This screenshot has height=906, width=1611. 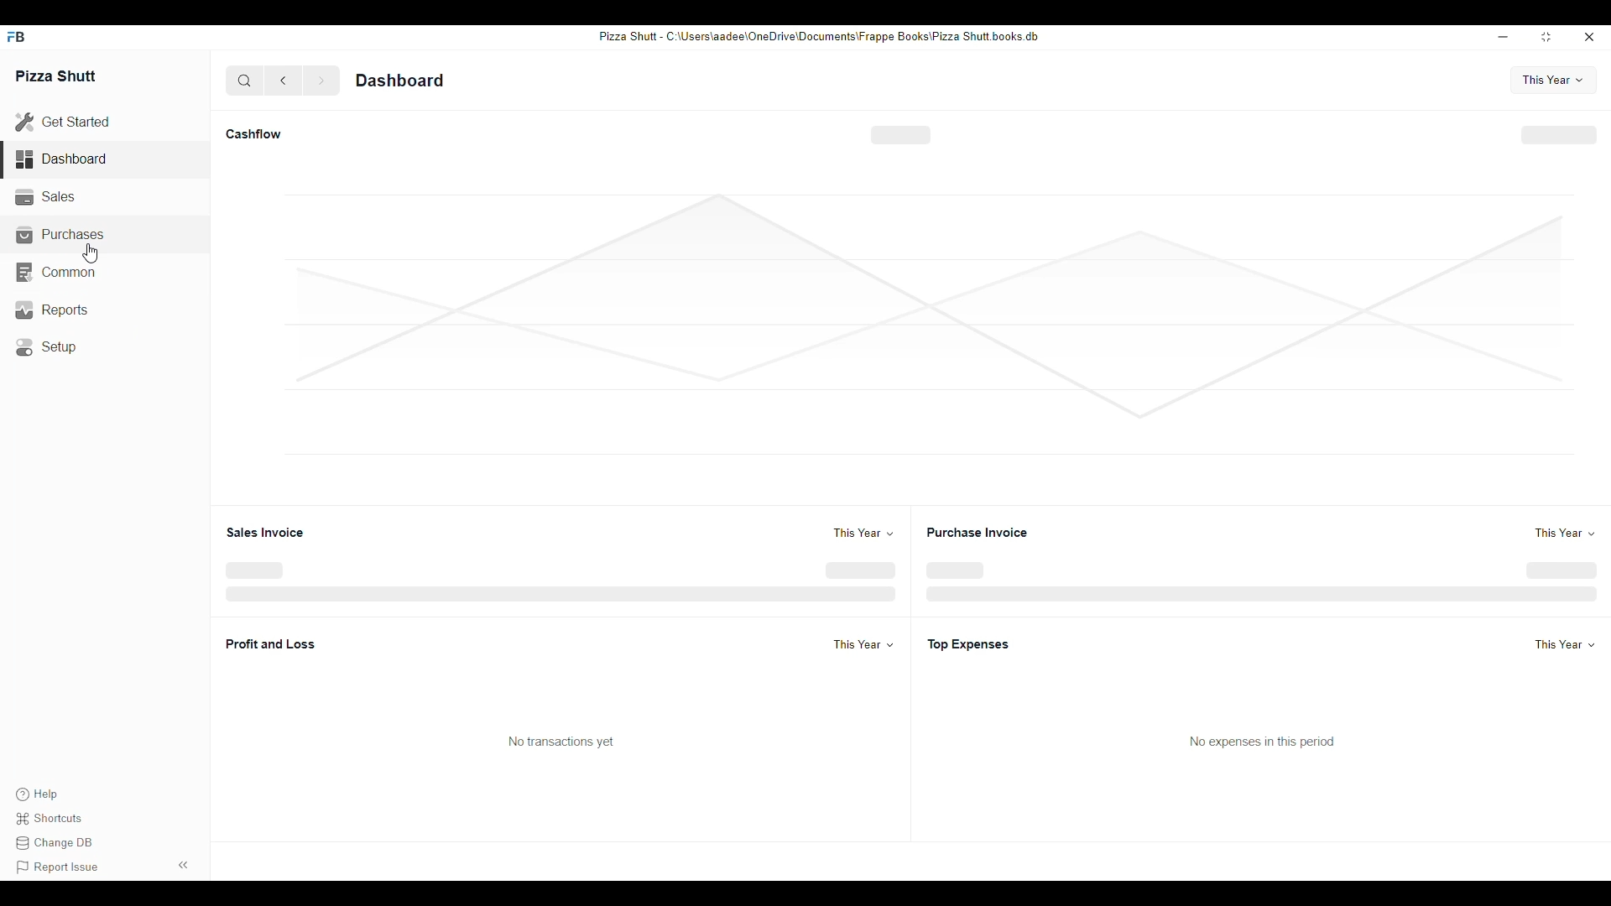 I want to click on back, so click(x=287, y=81).